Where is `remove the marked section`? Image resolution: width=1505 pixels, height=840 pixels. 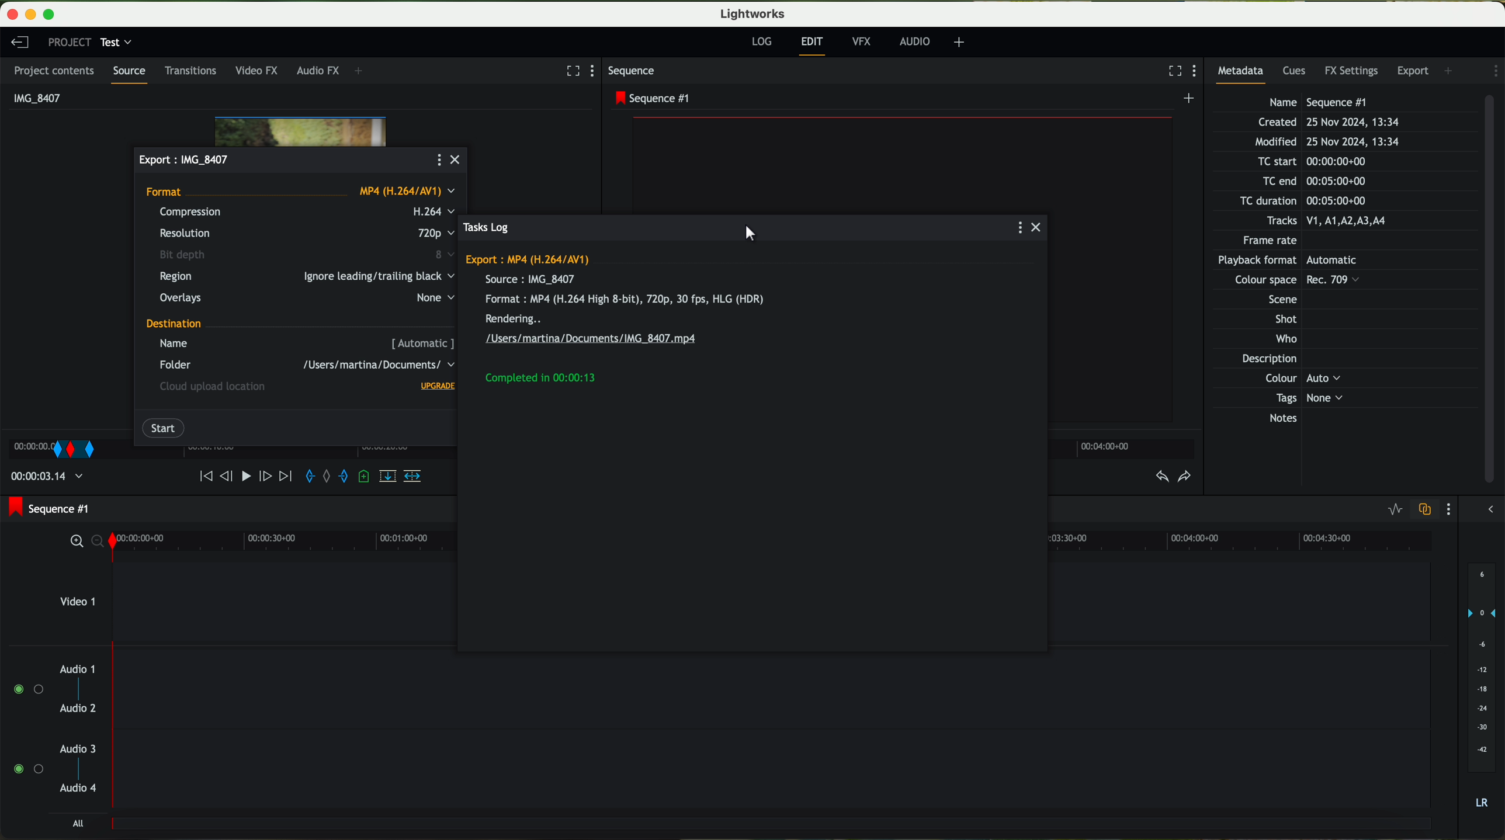
remove the marked section is located at coordinates (991, 477).